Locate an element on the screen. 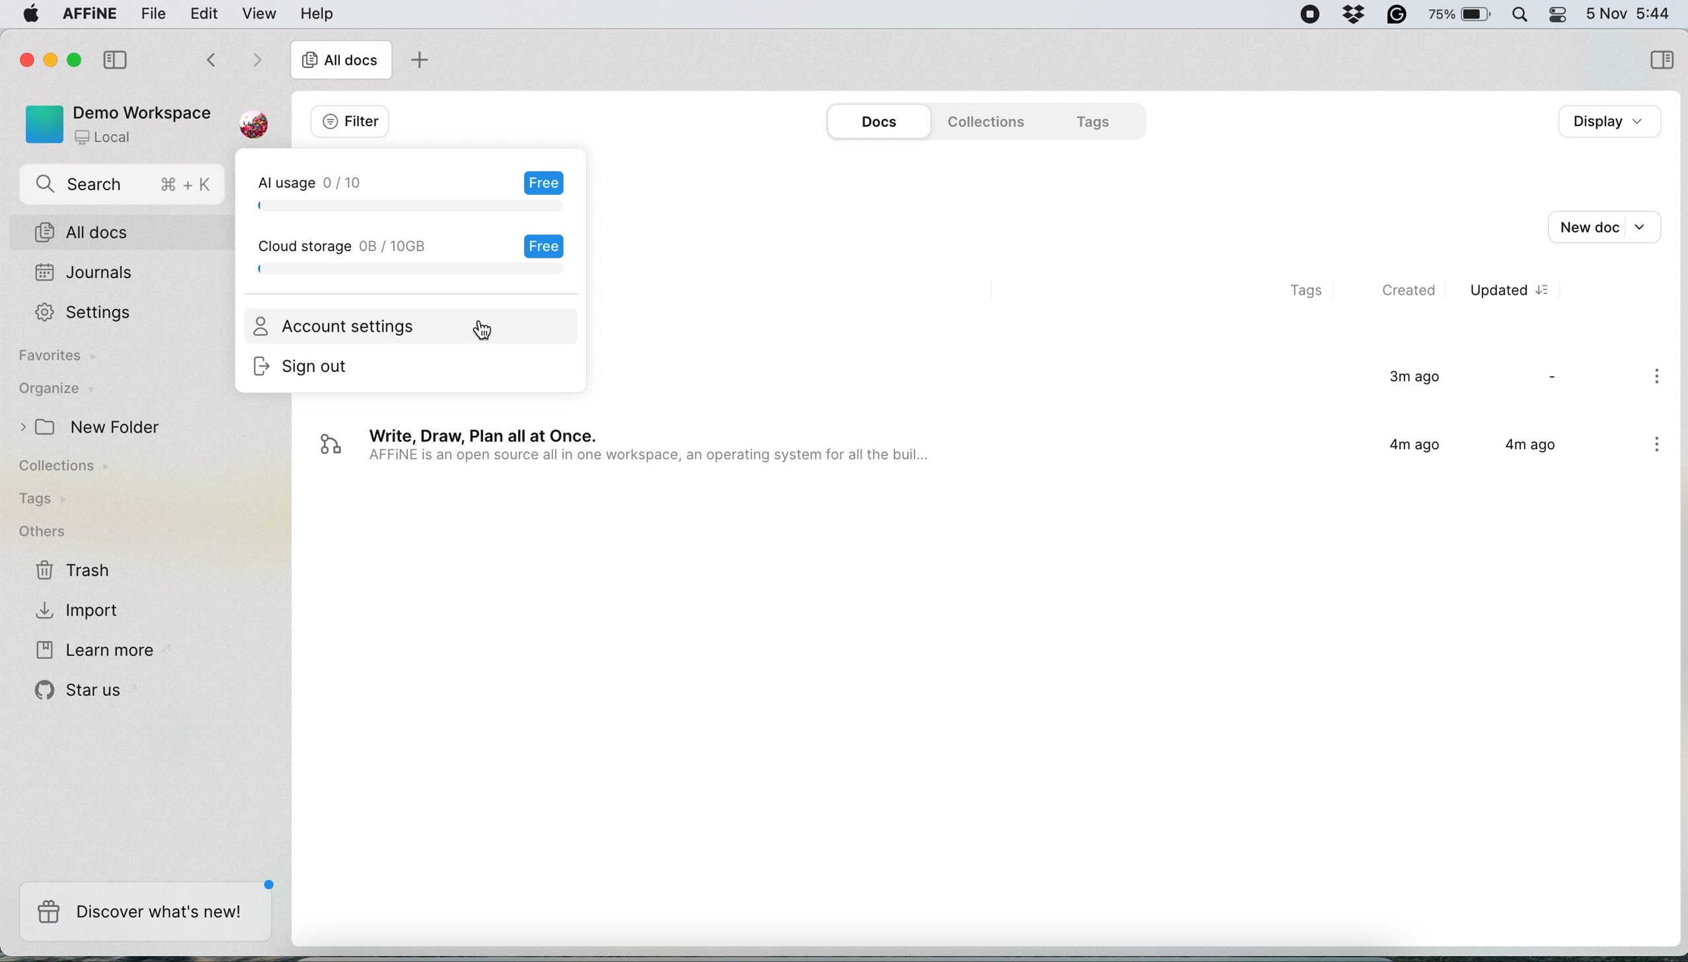 Image resolution: width=1688 pixels, height=962 pixels. display is located at coordinates (1615, 122).